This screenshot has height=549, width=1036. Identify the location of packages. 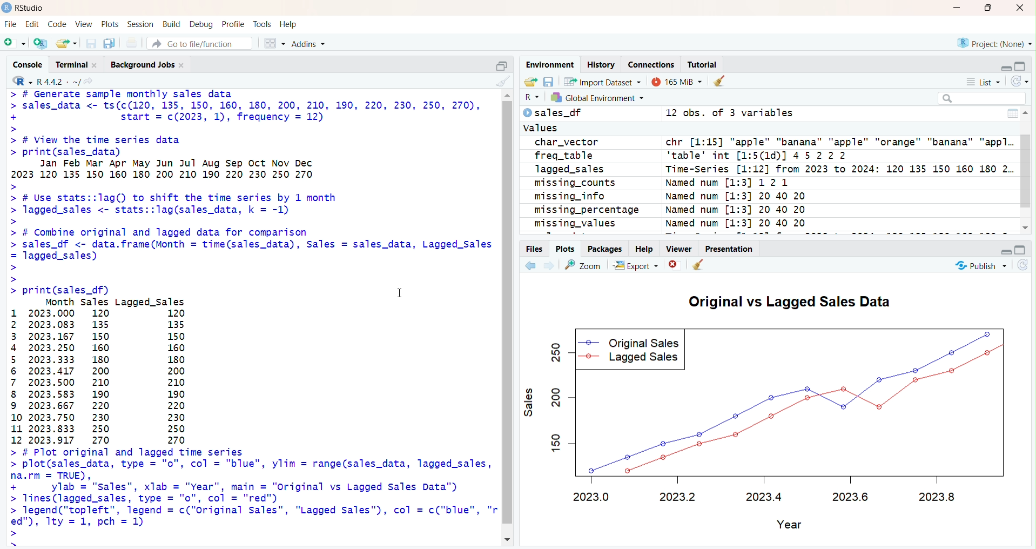
(604, 250).